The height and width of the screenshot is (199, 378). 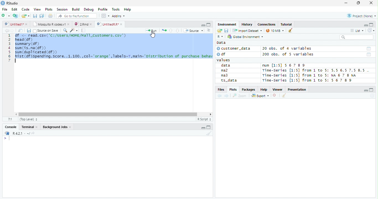 What do you see at coordinates (278, 90) in the screenshot?
I see `Viewer` at bounding box center [278, 90].